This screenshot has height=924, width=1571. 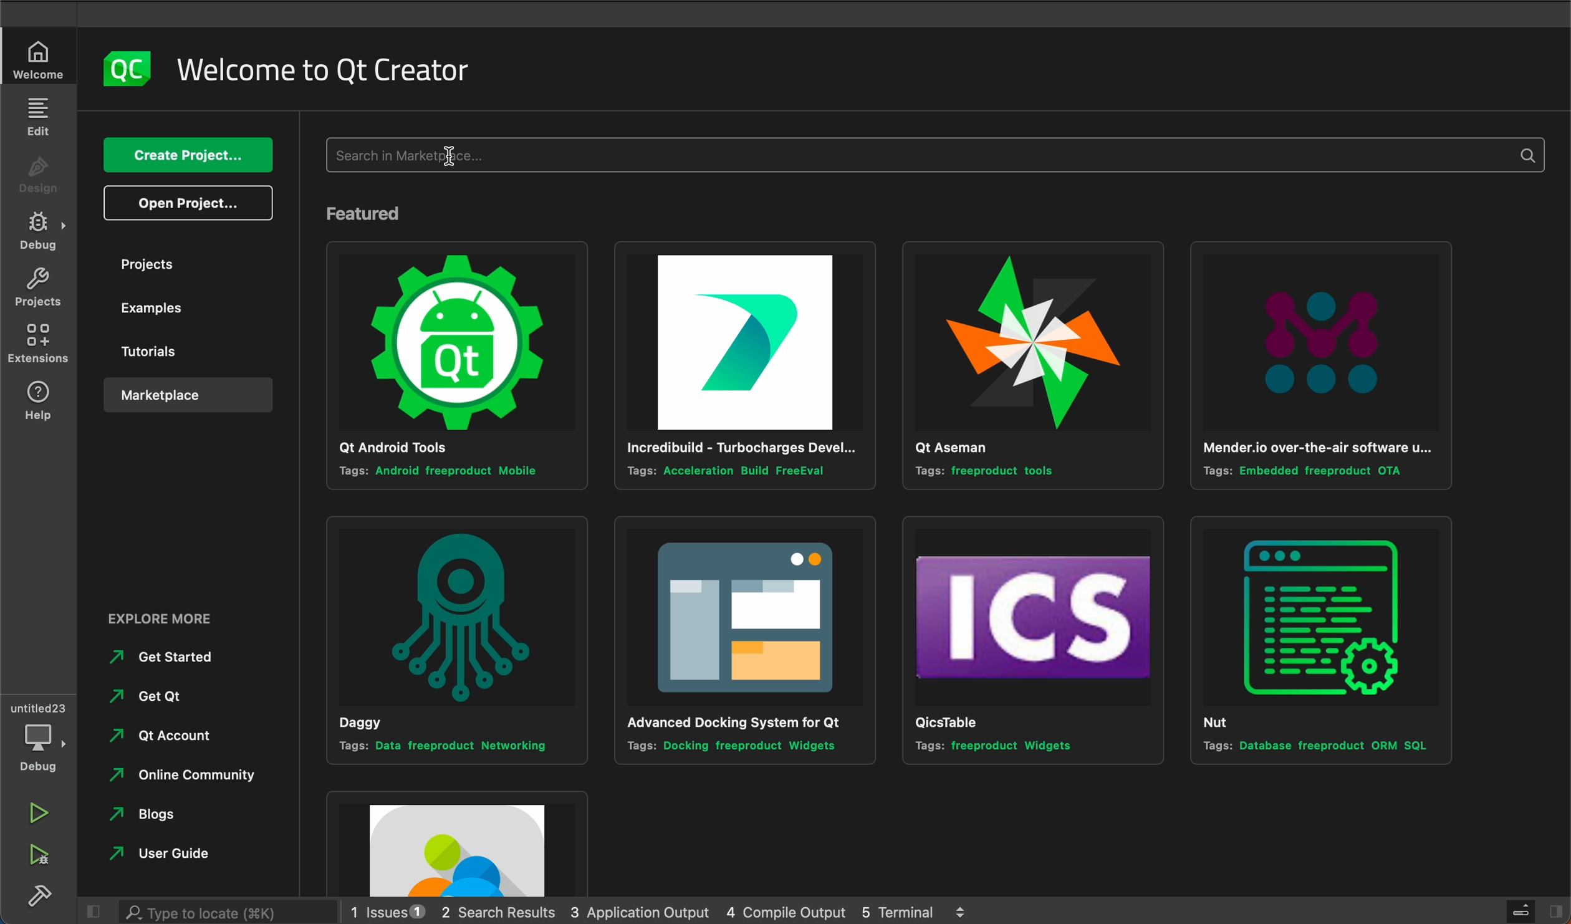 I want to click on extensions, so click(x=39, y=348).